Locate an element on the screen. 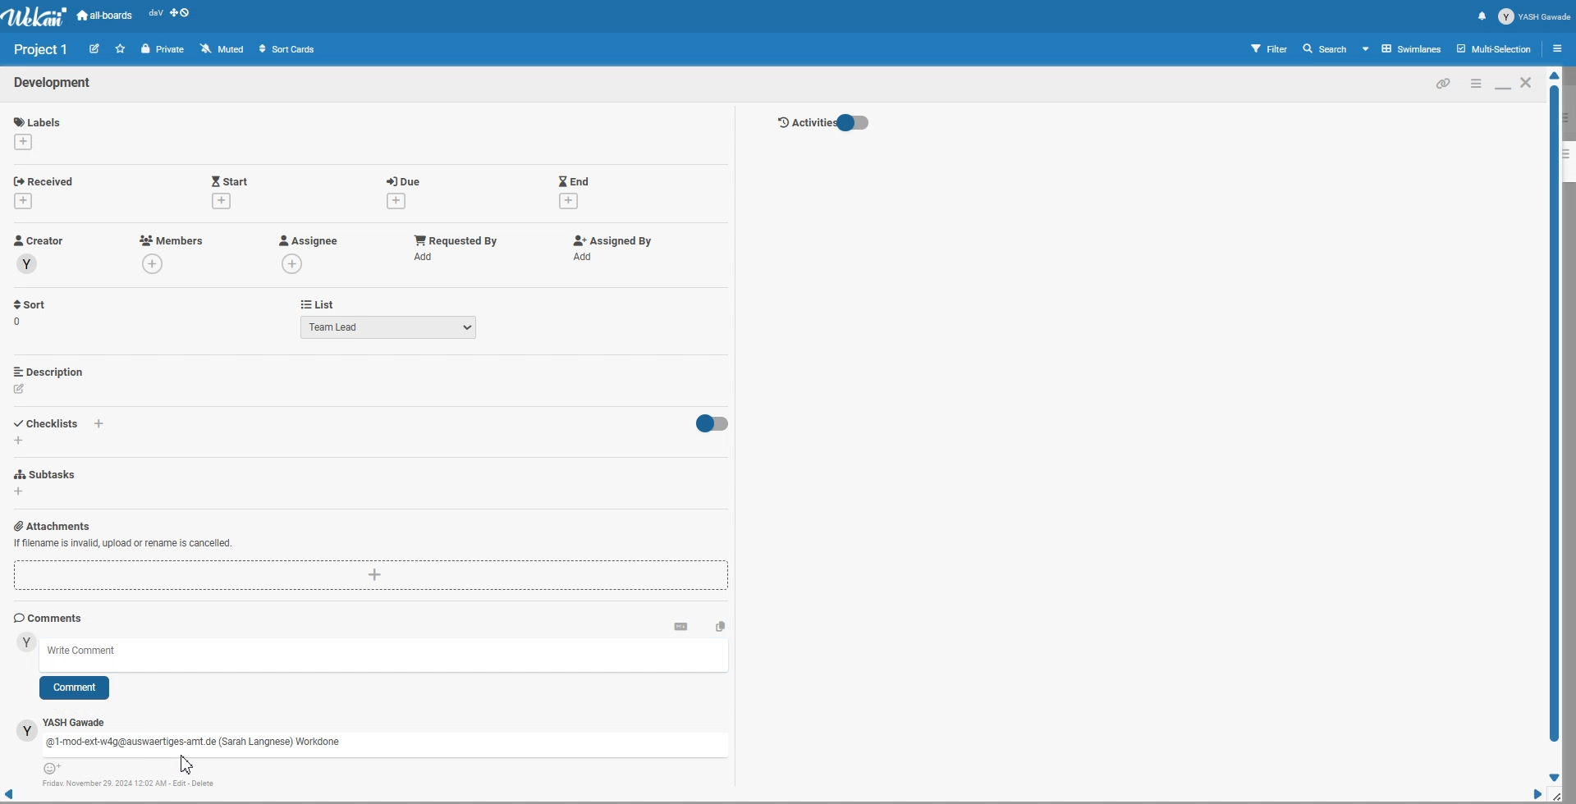 Image resolution: width=1576 pixels, height=804 pixels. Minimize is located at coordinates (1475, 83).